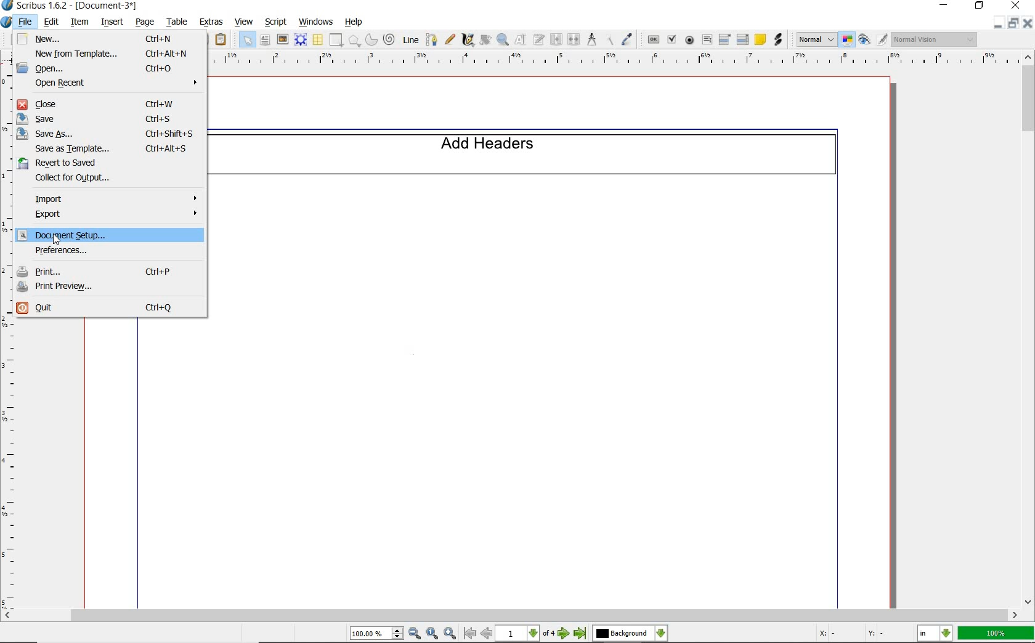  I want to click on toggle color management, so click(847, 40).